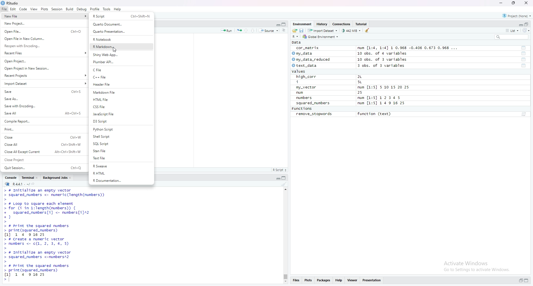  I want to click on Import Dataset, so click(44, 83).